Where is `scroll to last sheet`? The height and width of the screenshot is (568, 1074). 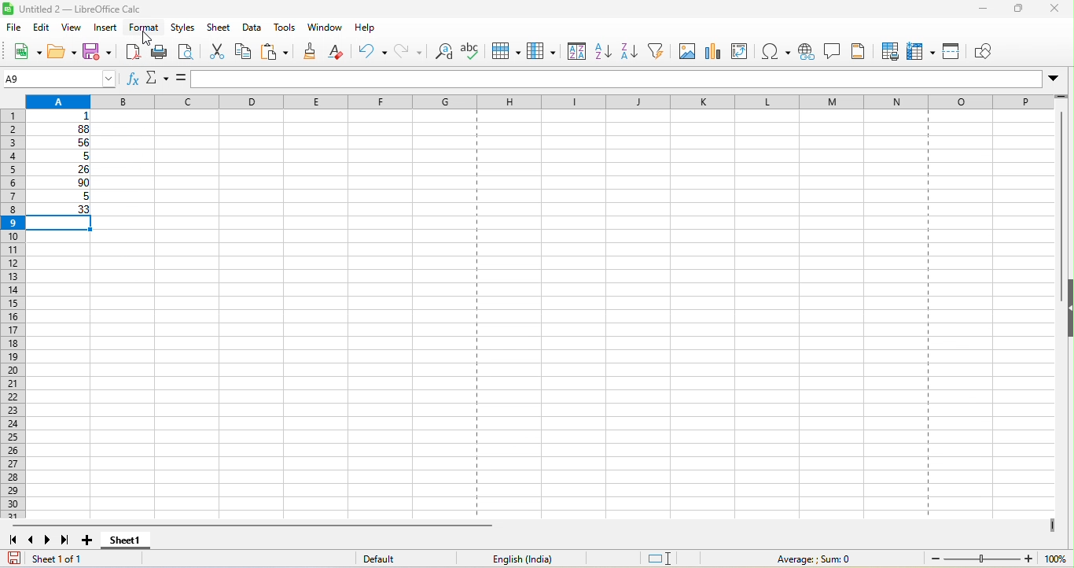 scroll to last sheet is located at coordinates (69, 542).